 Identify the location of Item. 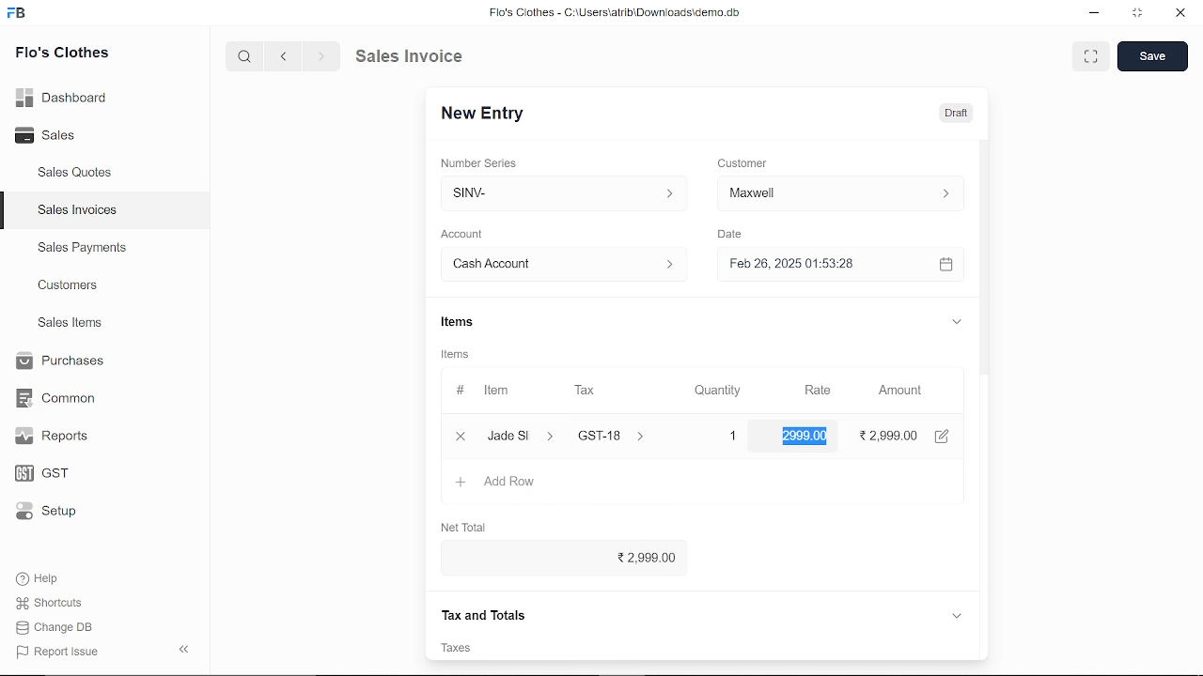
(486, 392).